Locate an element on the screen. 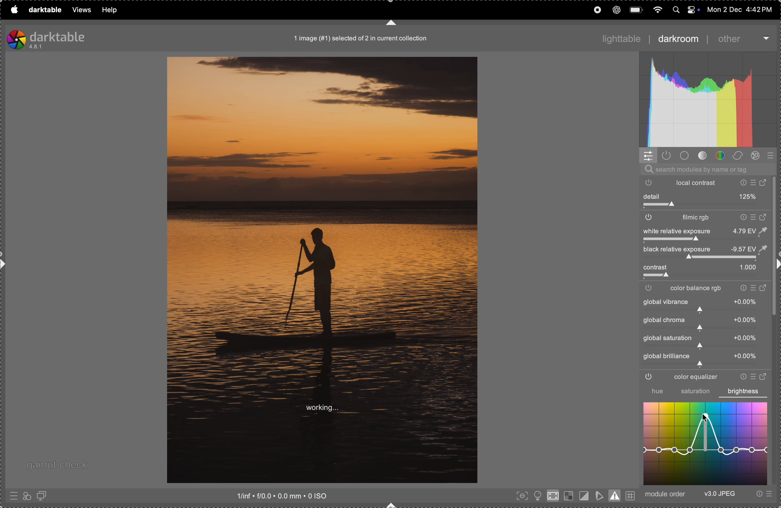 The image size is (781, 508). contrast is located at coordinates (702, 268).